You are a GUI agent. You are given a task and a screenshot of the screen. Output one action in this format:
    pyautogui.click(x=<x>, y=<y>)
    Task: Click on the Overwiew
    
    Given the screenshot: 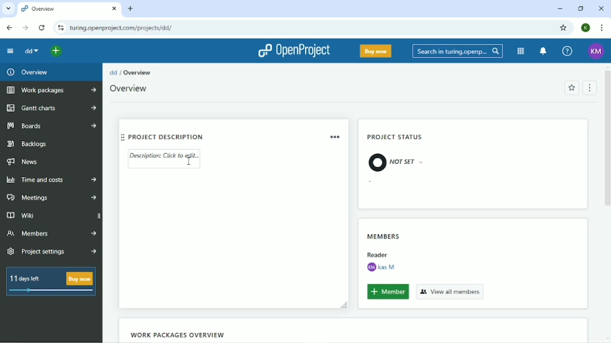 What is the action you would take?
    pyautogui.click(x=132, y=89)
    